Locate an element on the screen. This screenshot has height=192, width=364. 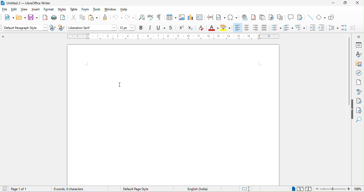
increase indent is located at coordinates (313, 28).